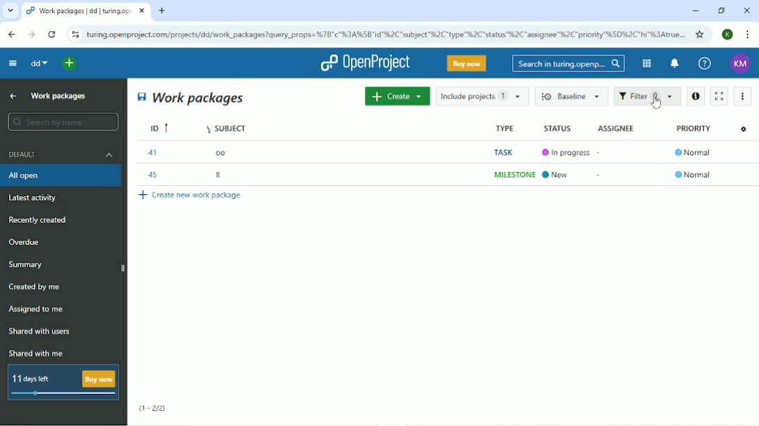 The image size is (759, 426). I want to click on Work packages, so click(192, 97).